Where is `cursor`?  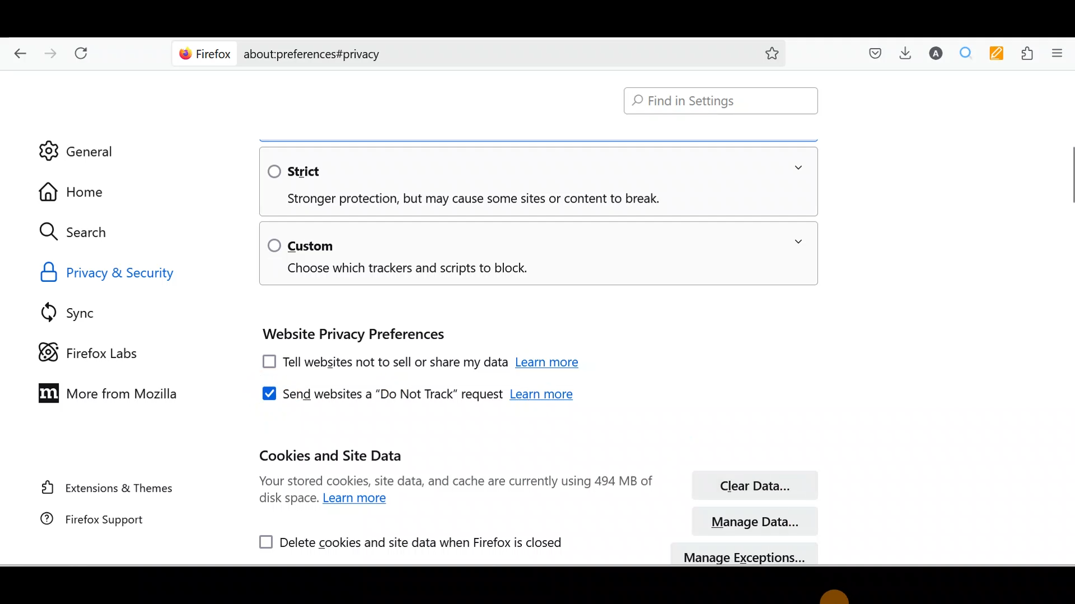
cursor is located at coordinates (834, 595).